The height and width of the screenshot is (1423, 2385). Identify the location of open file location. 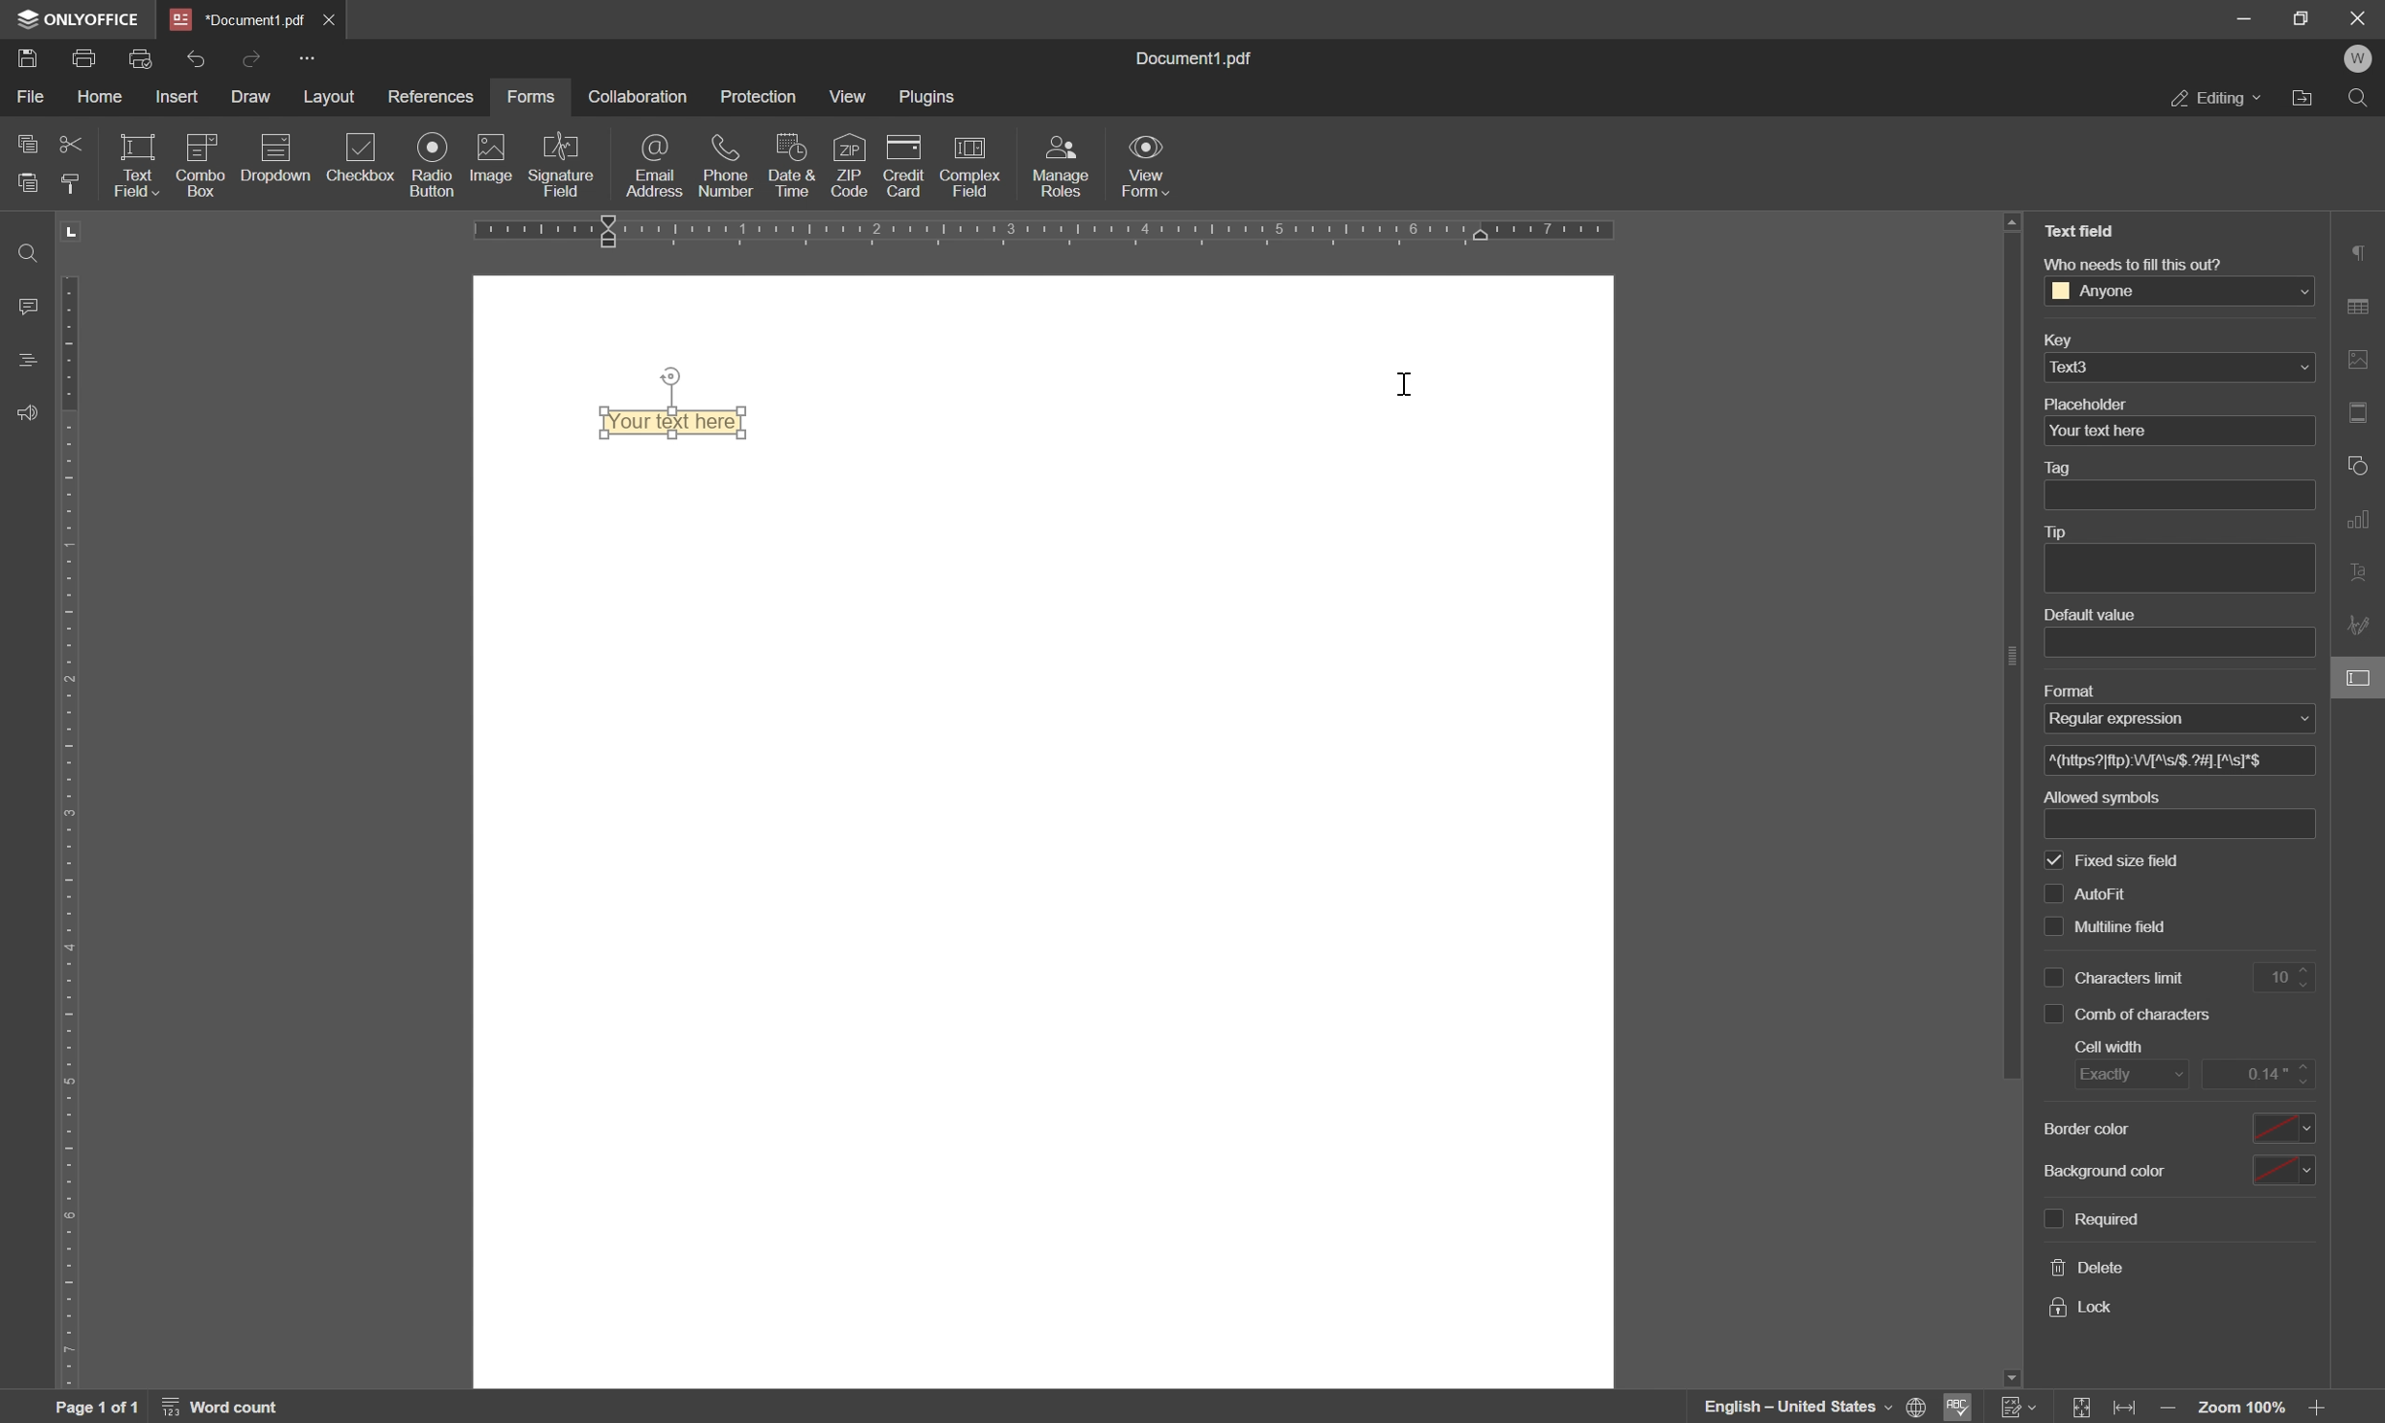
(2302, 98).